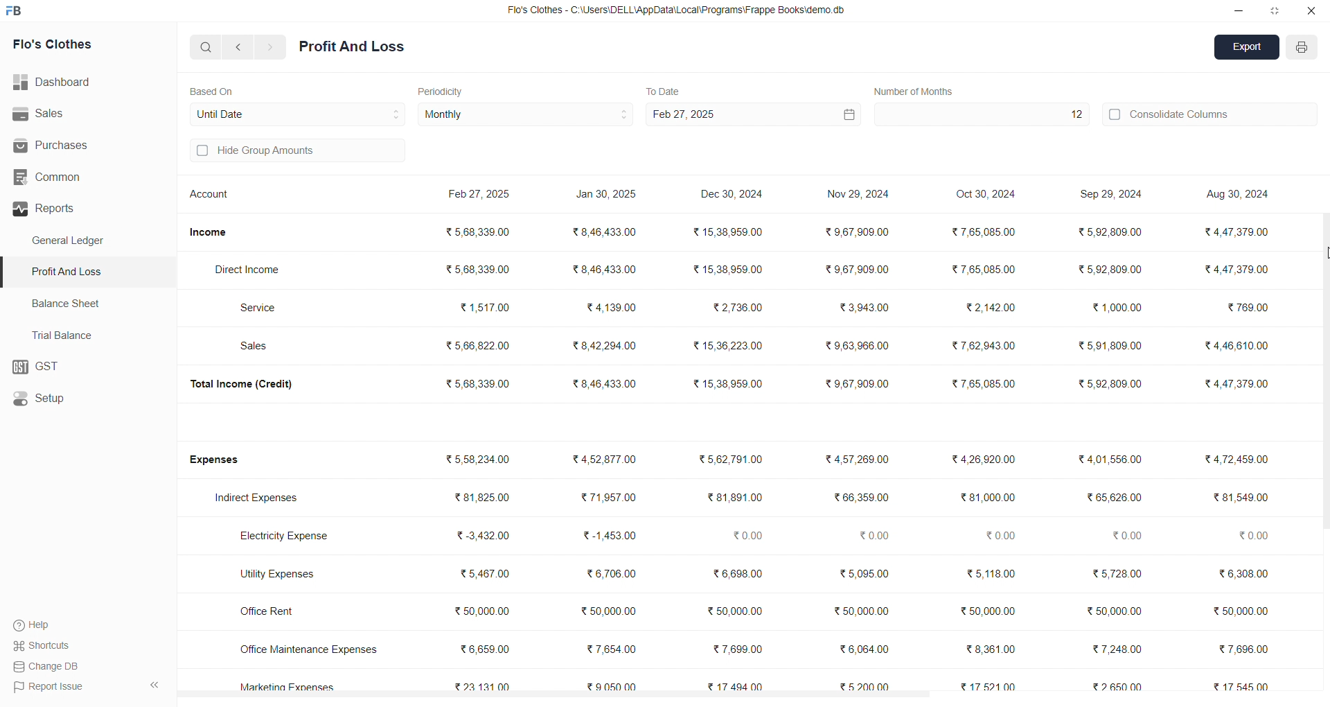 This screenshot has width=1330, height=707. I want to click on Office Rent, so click(279, 612).